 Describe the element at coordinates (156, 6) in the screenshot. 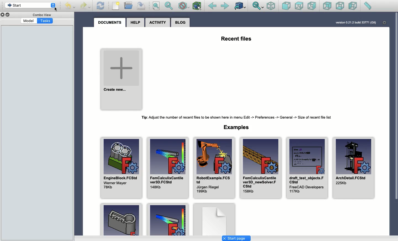

I see `Fit all` at that location.